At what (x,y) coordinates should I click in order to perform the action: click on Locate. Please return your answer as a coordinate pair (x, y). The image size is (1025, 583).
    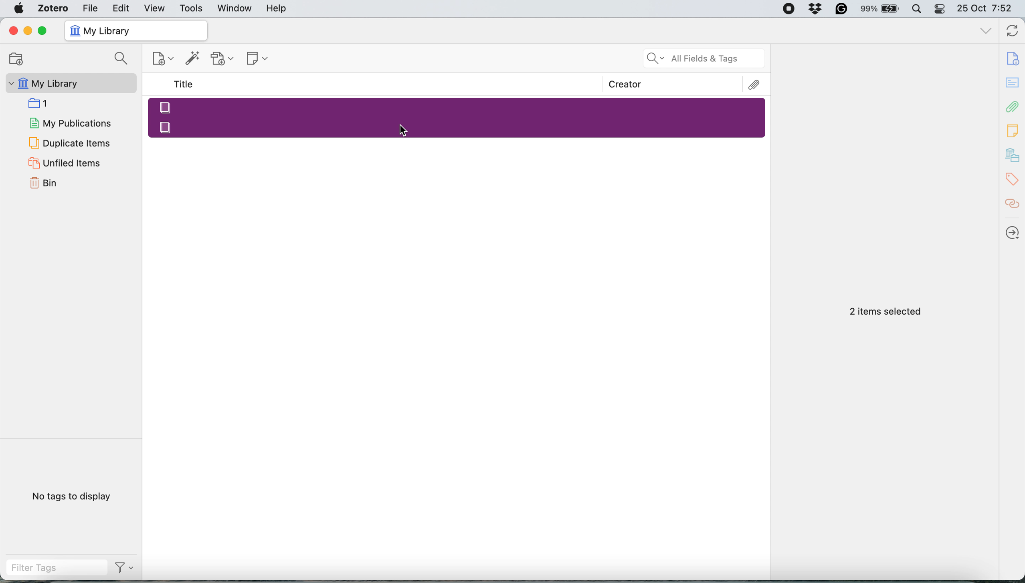
    Looking at the image, I should click on (1013, 233).